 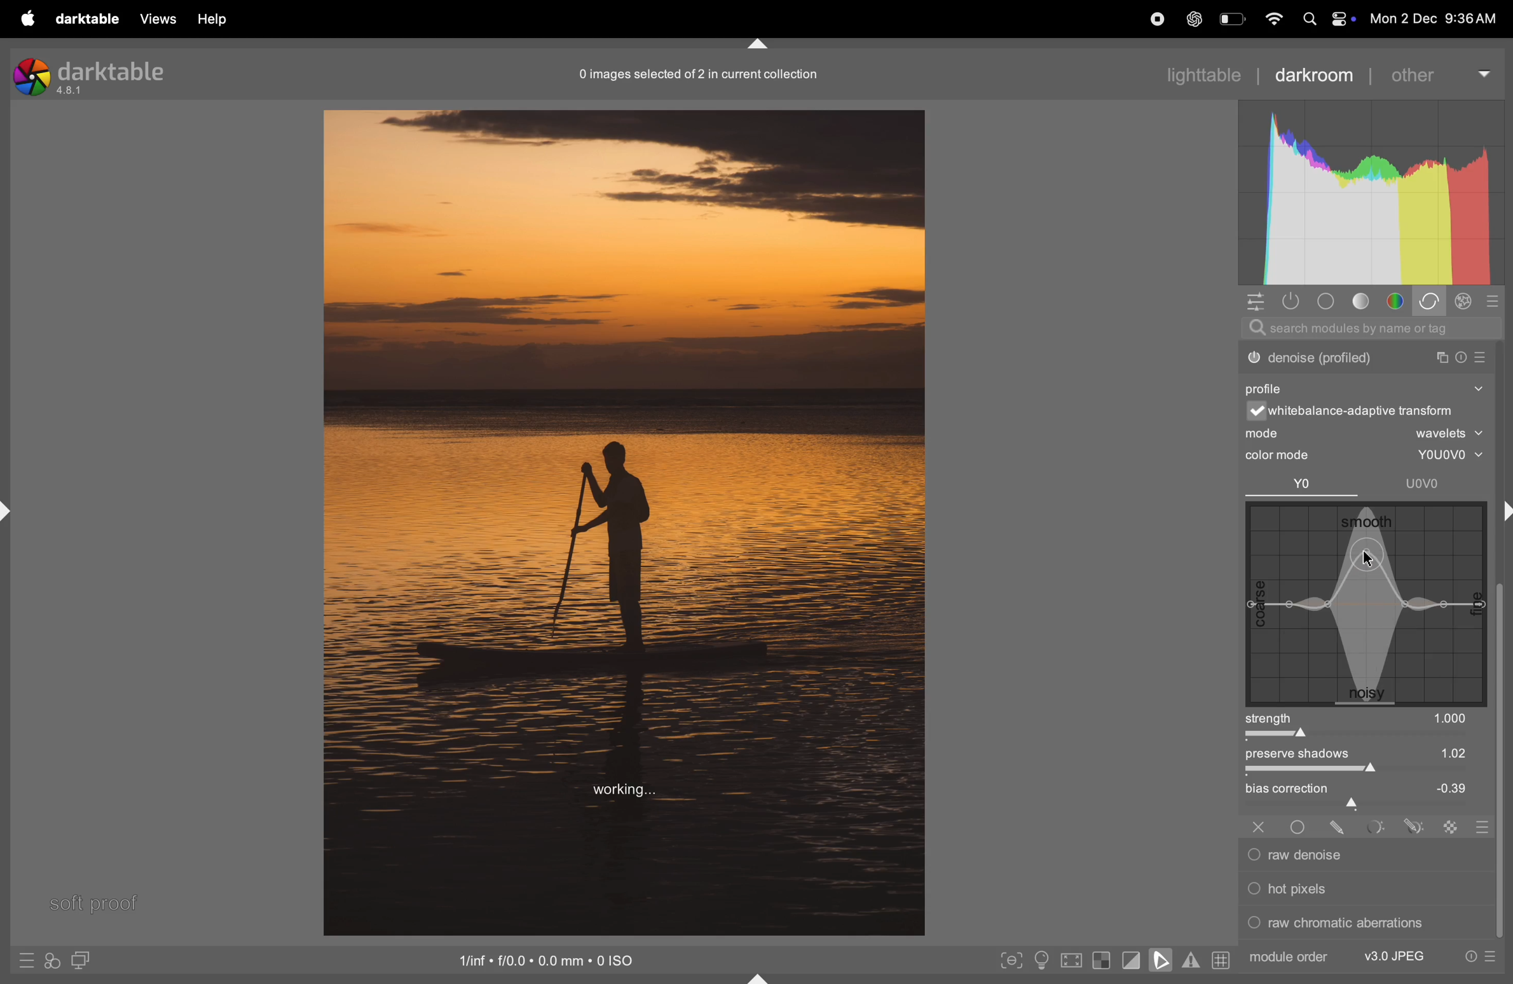 I want to click on show ony active modules, so click(x=1294, y=301).